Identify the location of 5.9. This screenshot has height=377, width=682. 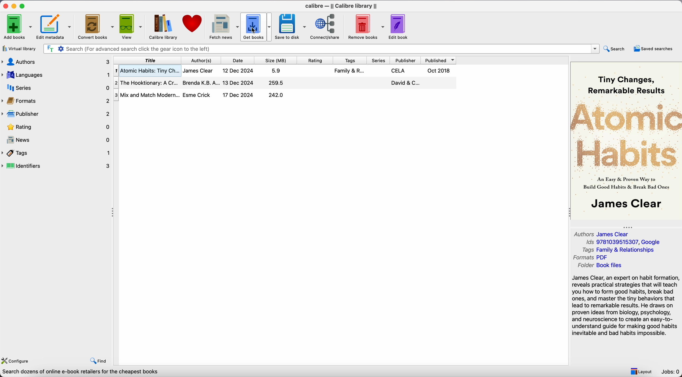
(276, 71).